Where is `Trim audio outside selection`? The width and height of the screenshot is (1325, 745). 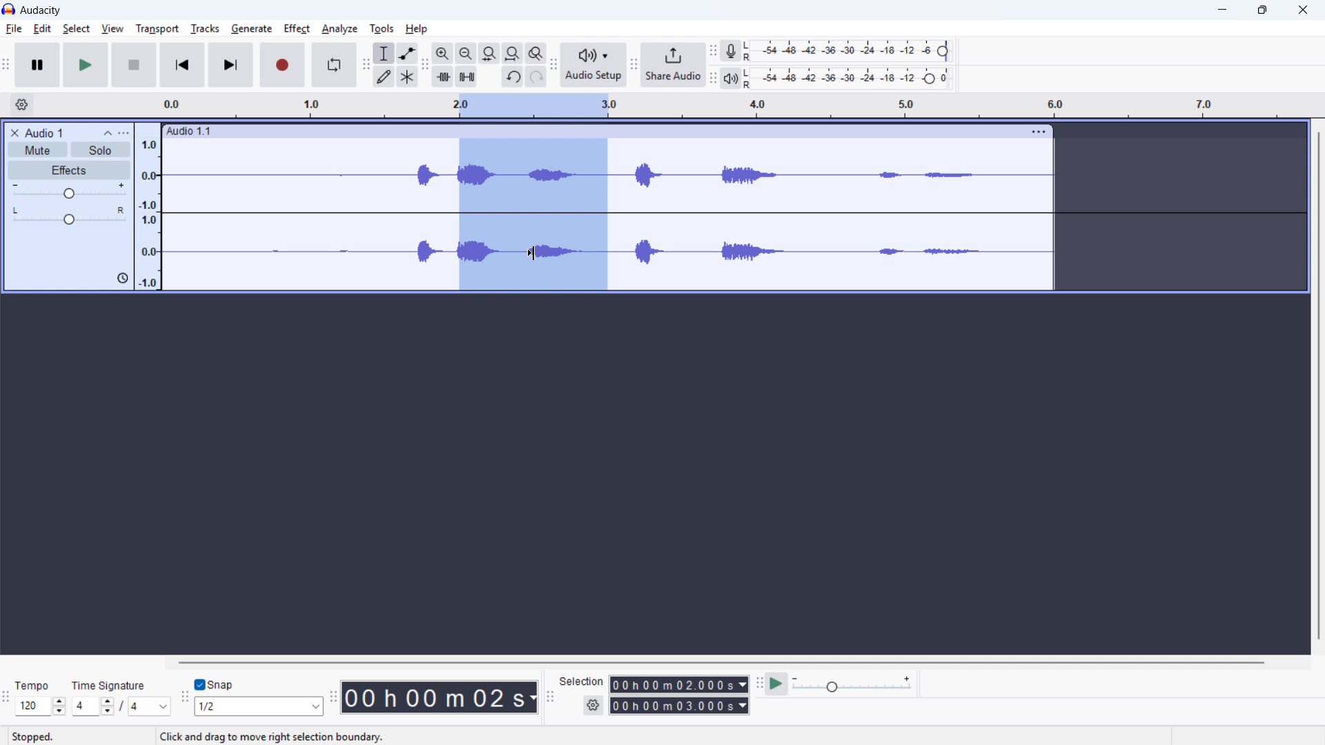 Trim audio outside selection is located at coordinates (443, 77).